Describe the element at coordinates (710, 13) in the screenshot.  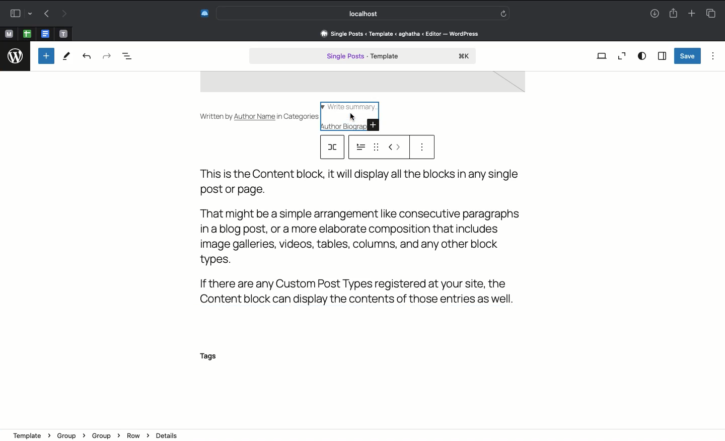
I see `Tabs` at that location.